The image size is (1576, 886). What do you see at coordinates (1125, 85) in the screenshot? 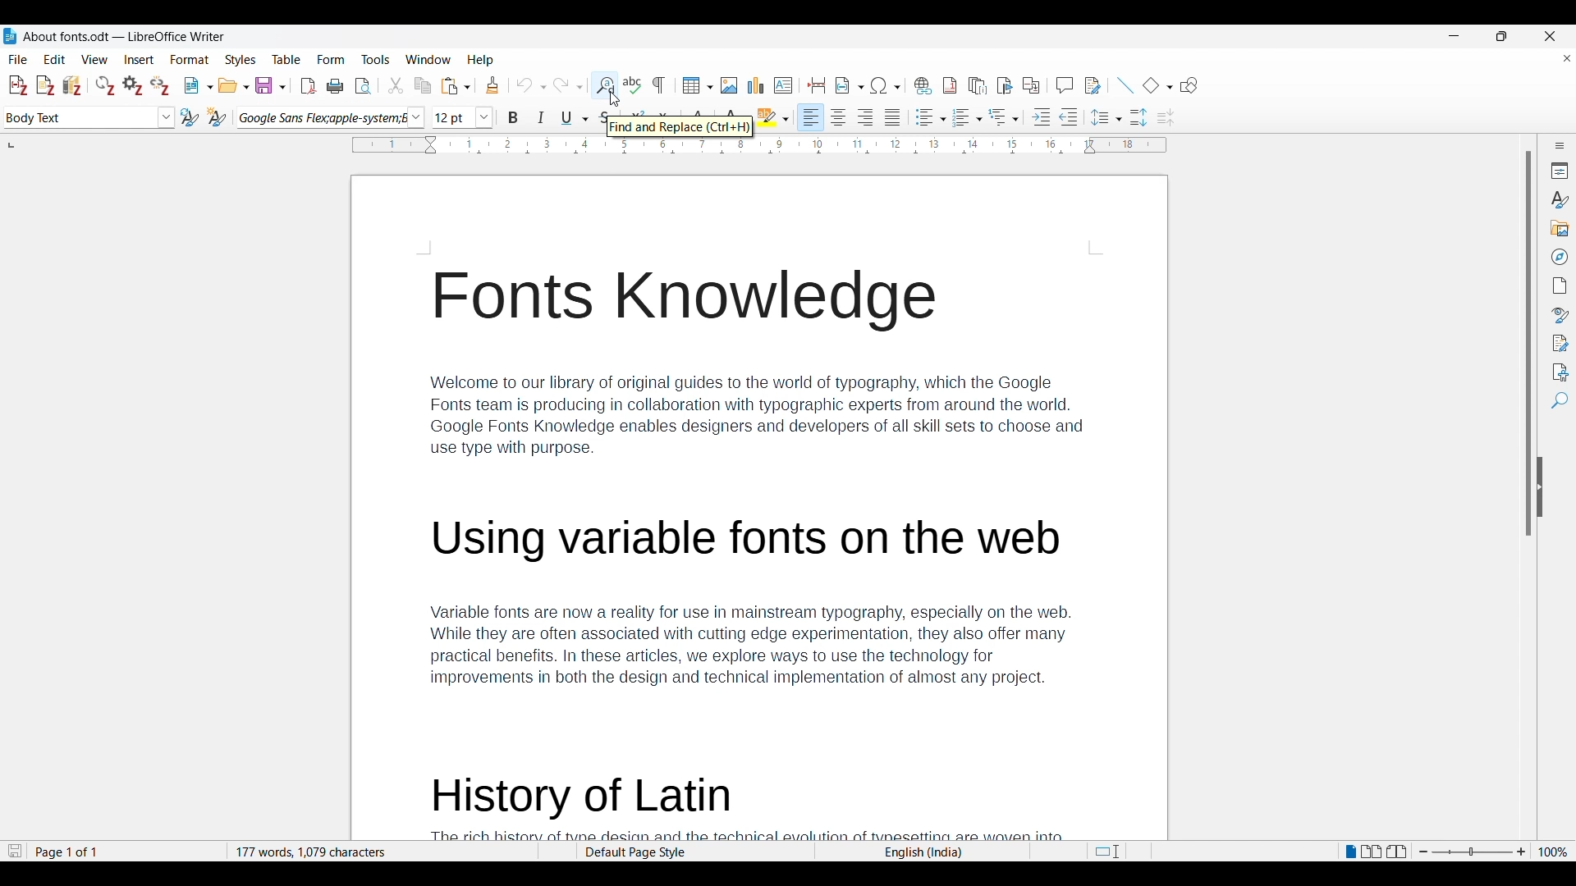
I see `Insert line` at bounding box center [1125, 85].